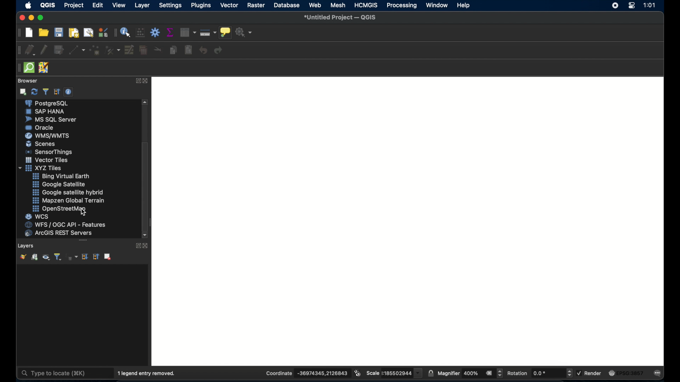 The image size is (680, 382). I want to click on bing virtual earth, so click(61, 176).